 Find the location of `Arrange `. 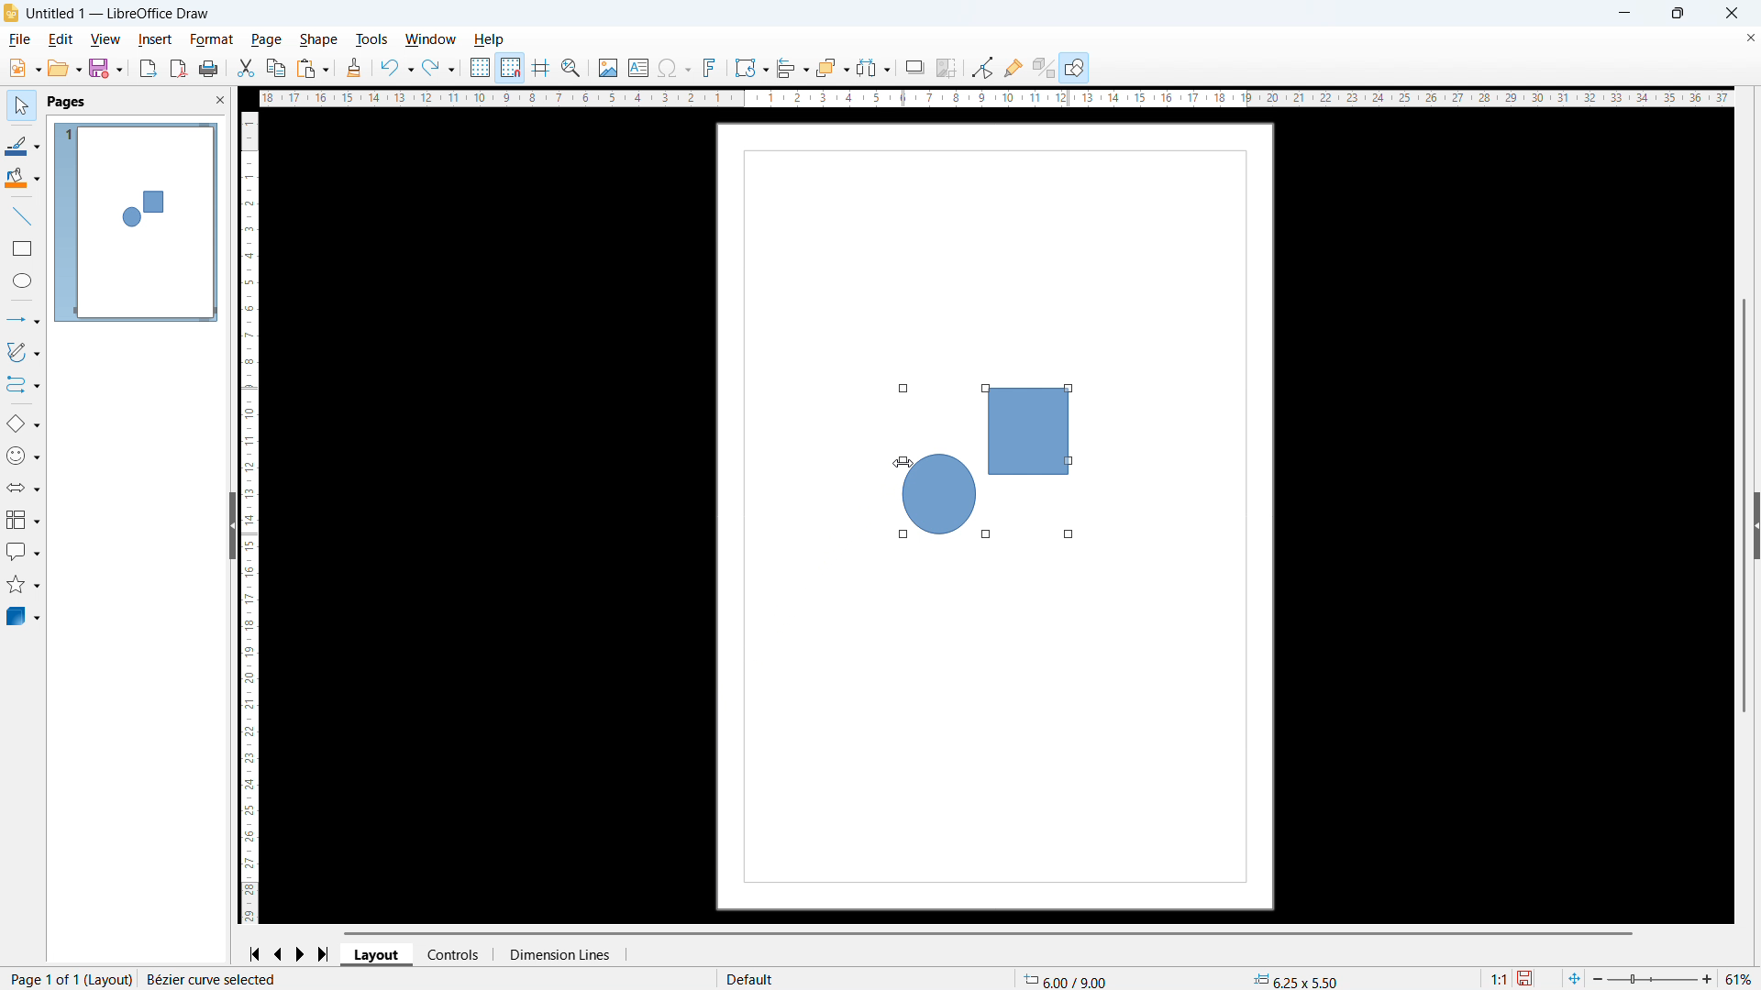

Arrange  is located at coordinates (834, 67).